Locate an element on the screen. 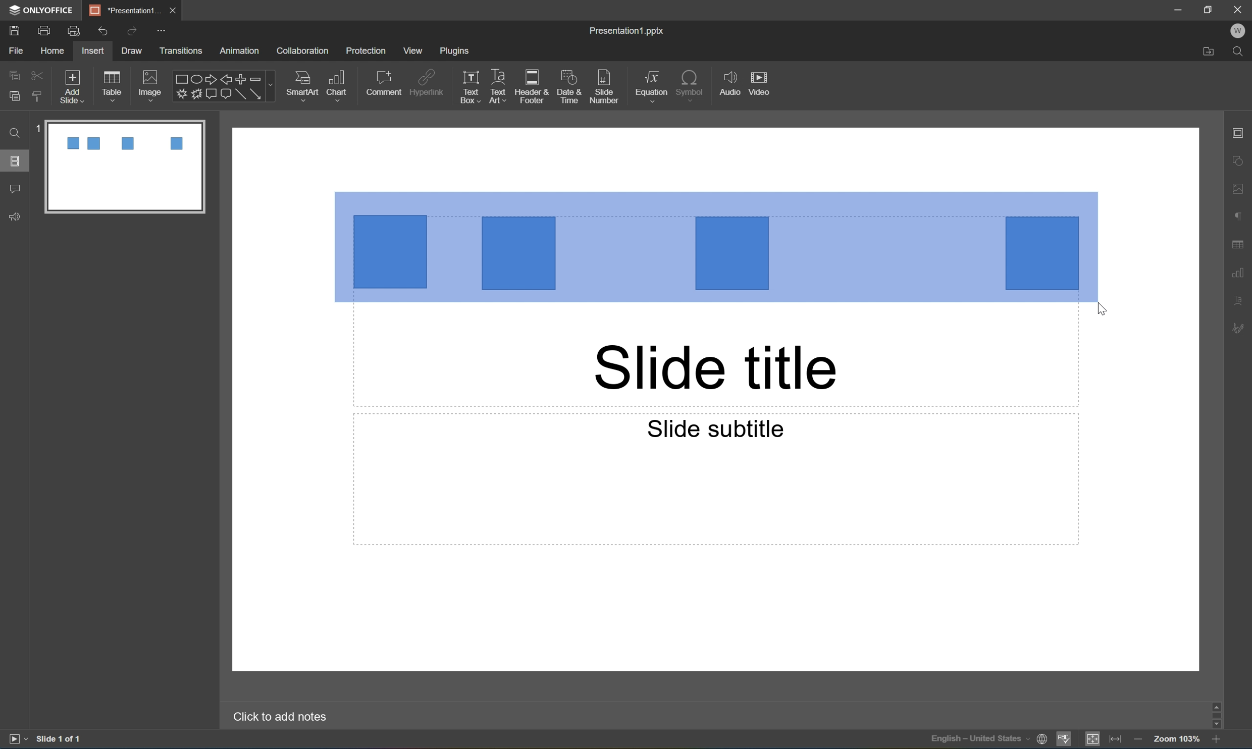  Click to add notes is located at coordinates (283, 717).